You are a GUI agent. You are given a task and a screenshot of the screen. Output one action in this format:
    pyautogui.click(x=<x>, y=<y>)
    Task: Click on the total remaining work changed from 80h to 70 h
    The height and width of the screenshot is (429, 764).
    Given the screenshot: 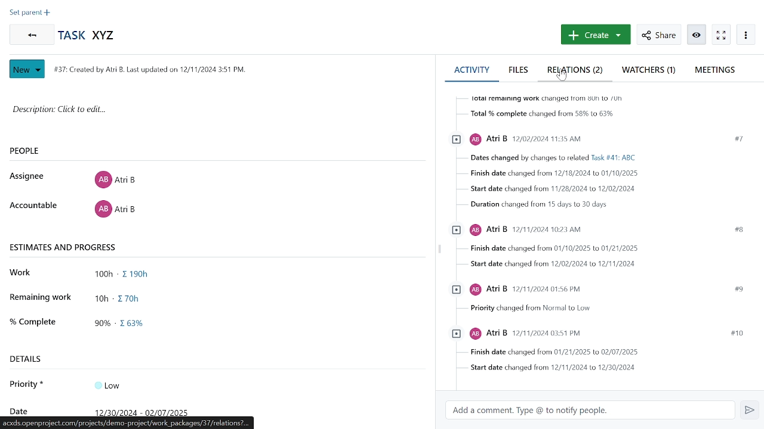 What is the action you would take?
    pyautogui.click(x=537, y=98)
    